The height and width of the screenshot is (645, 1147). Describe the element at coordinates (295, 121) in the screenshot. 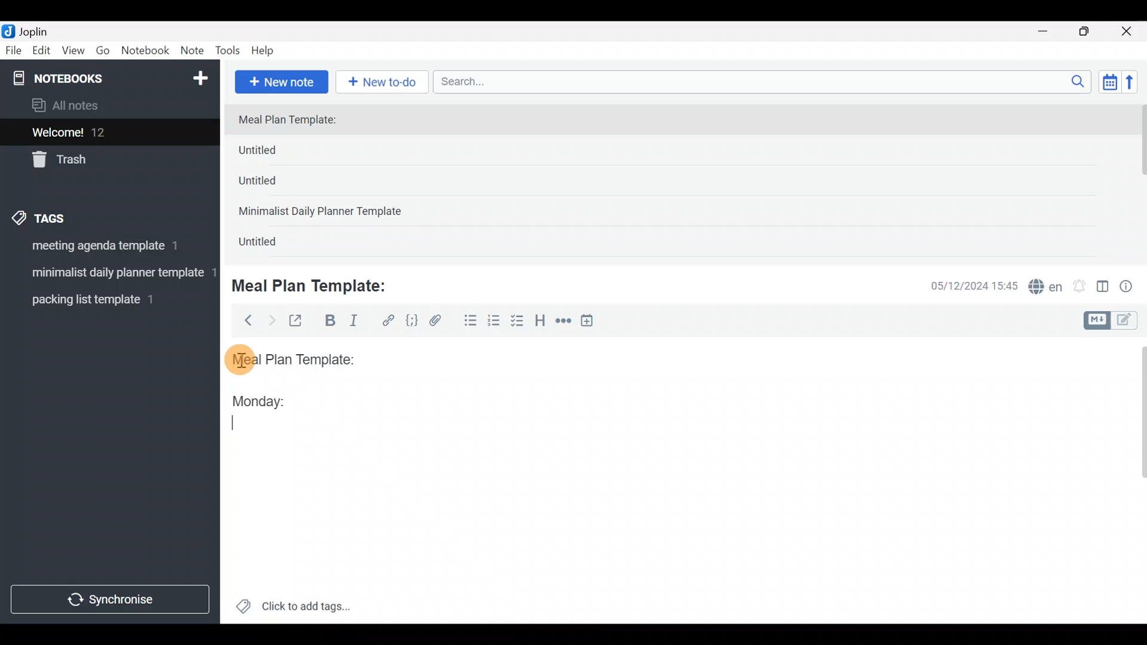

I see `Meal Plan Template:` at that location.